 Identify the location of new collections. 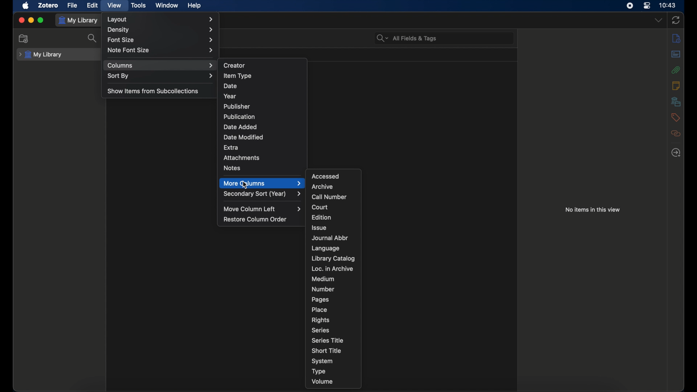
(24, 38).